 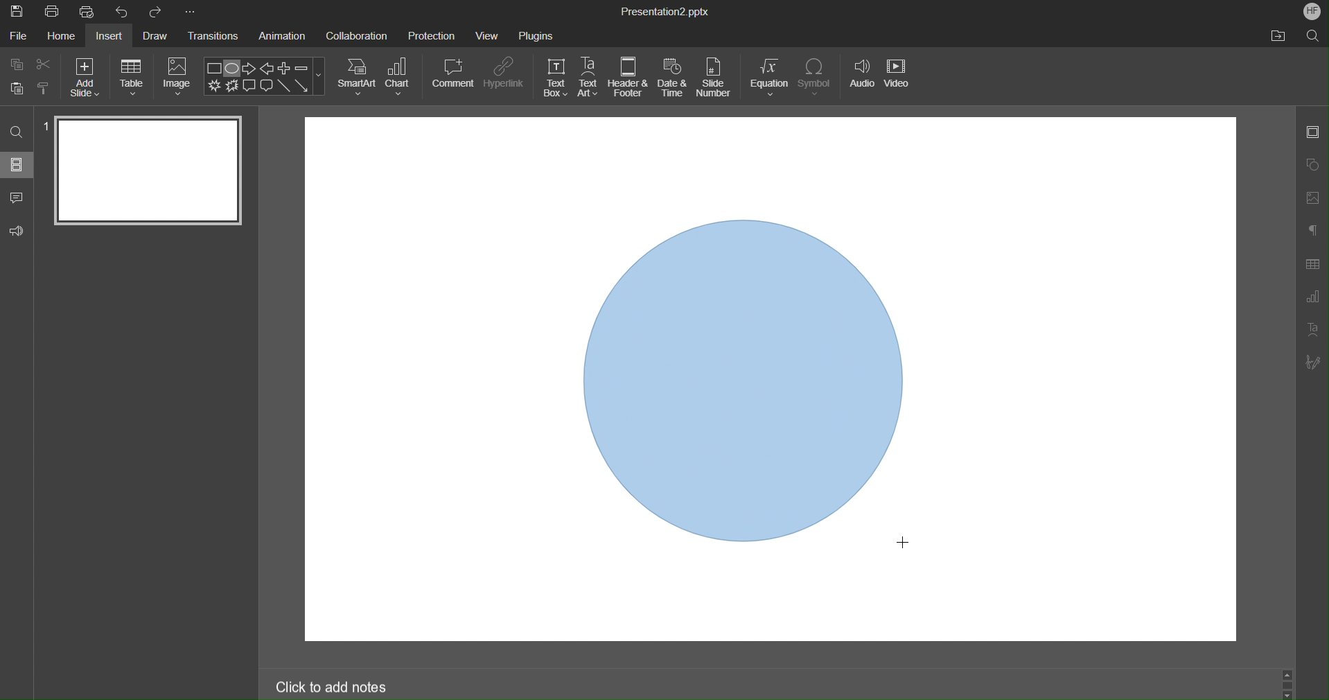 What do you see at coordinates (1313, 363) in the screenshot?
I see `Signature` at bounding box center [1313, 363].